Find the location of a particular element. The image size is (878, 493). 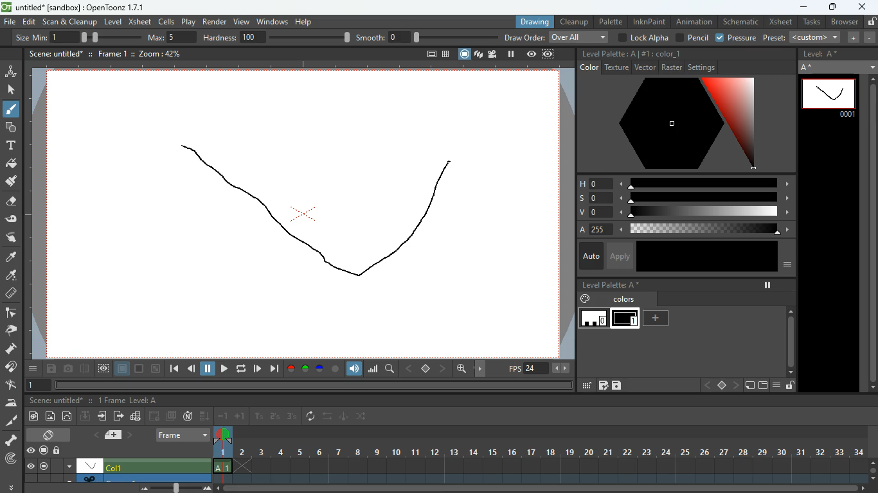

vector is located at coordinates (644, 67).